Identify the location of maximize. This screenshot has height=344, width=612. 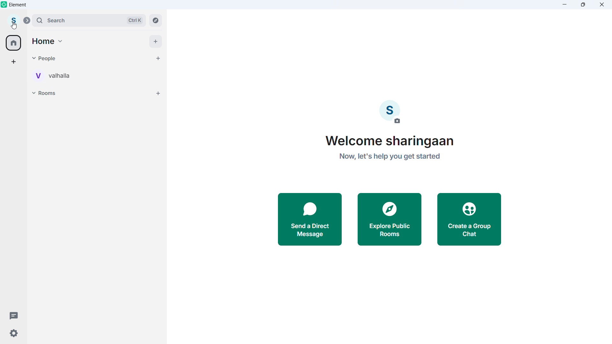
(583, 4).